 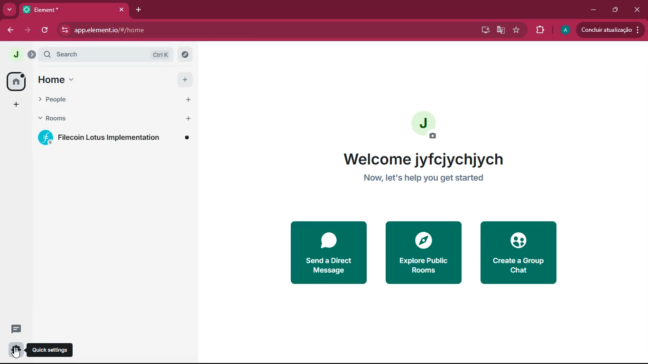 I want to click on cursor, so click(x=16, y=353).